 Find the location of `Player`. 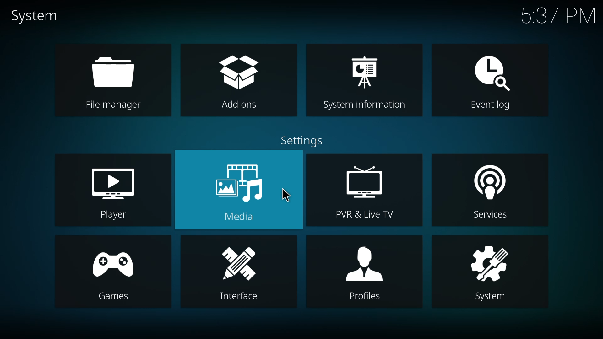

Player is located at coordinates (116, 215).